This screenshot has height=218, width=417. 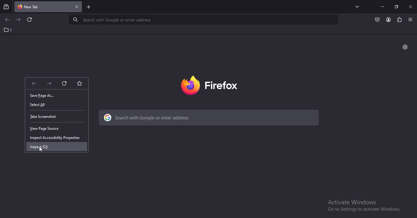 I want to click on bookmark this page, so click(x=80, y=82).